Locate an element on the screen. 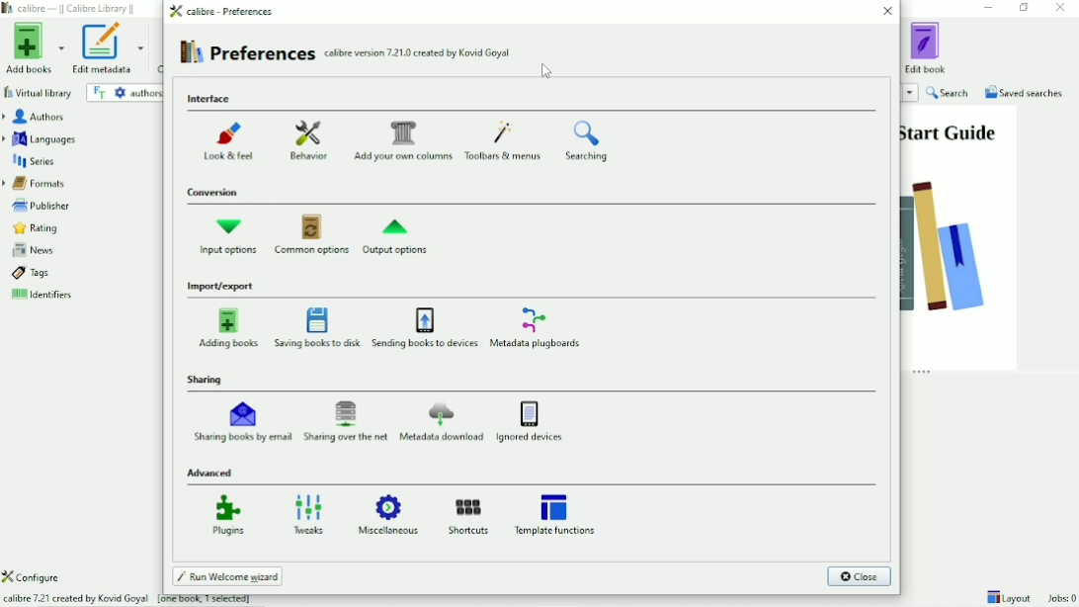 Image resolution: width=1079 pixels, height=607 pixels. Jobs is located at coordinates (1060, 598).